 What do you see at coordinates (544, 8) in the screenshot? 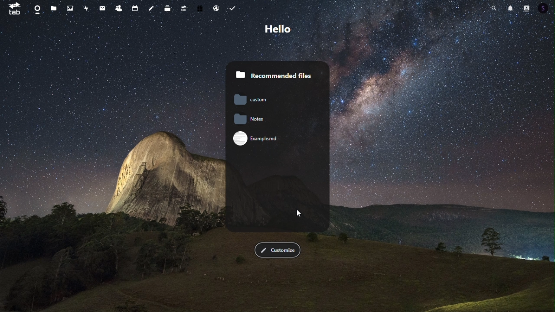
I see `Account icon` at bounding box center [544, 8].